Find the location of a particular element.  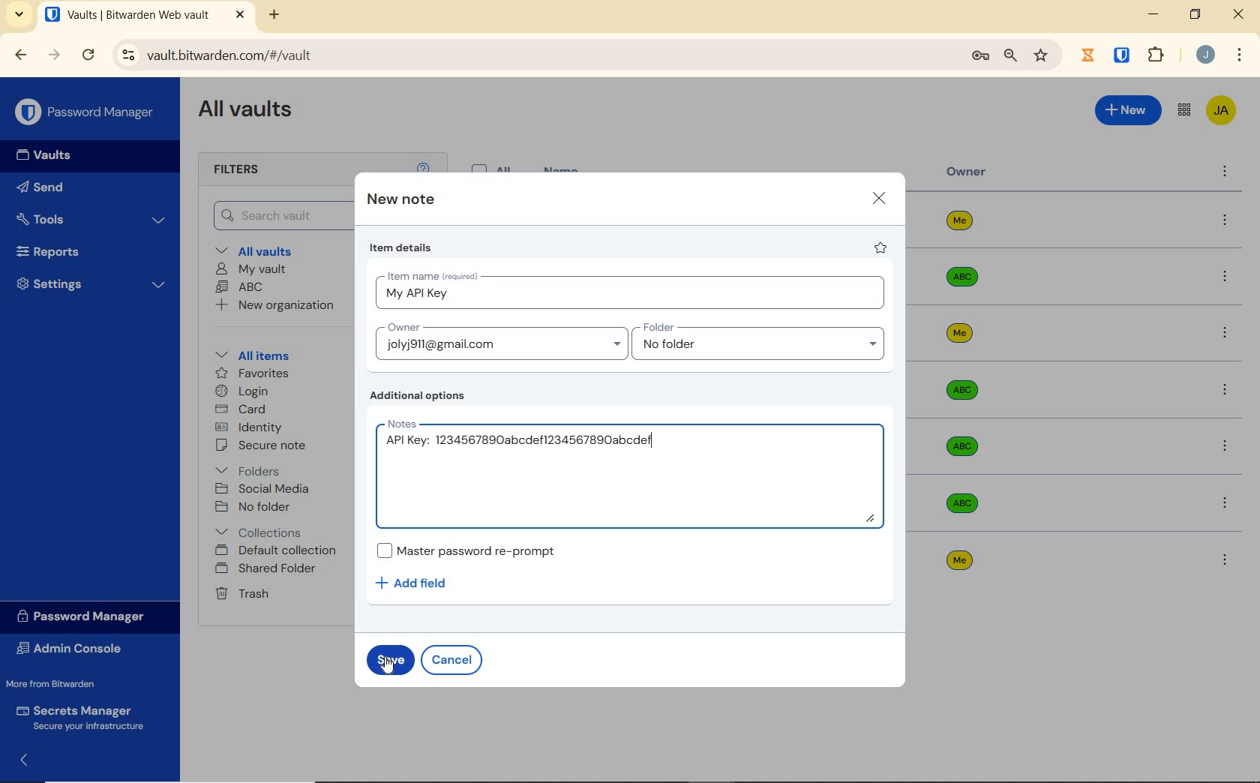

owner is located at coordinates (967, 173).